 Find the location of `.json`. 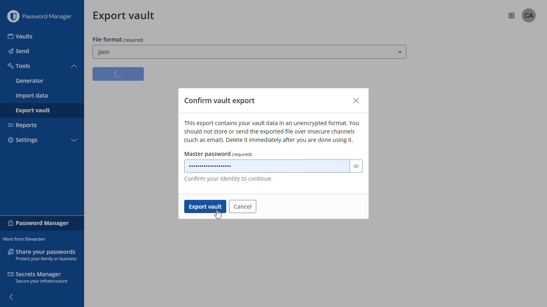

.json is located at coordinates (250, 53).